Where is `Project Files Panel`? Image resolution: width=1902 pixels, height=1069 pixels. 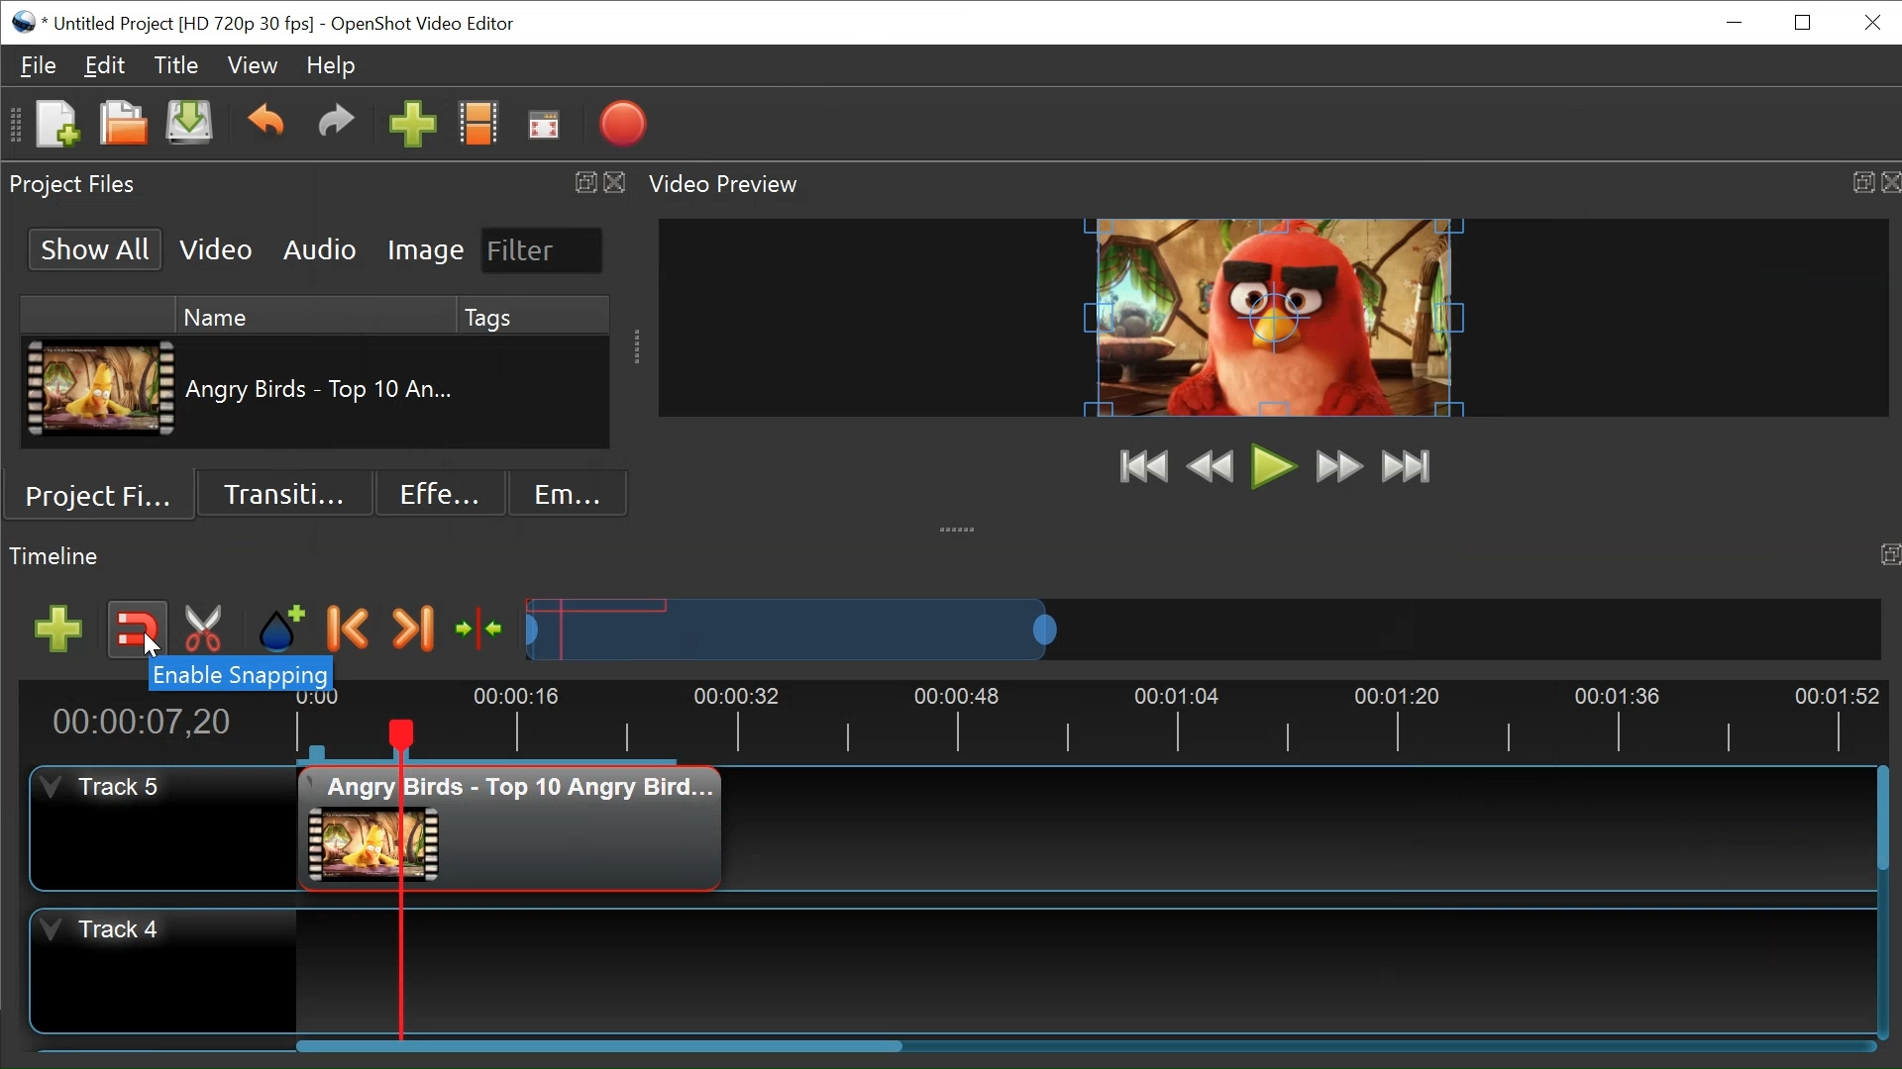 Project Files Panel is located at coordinates (316, 182).